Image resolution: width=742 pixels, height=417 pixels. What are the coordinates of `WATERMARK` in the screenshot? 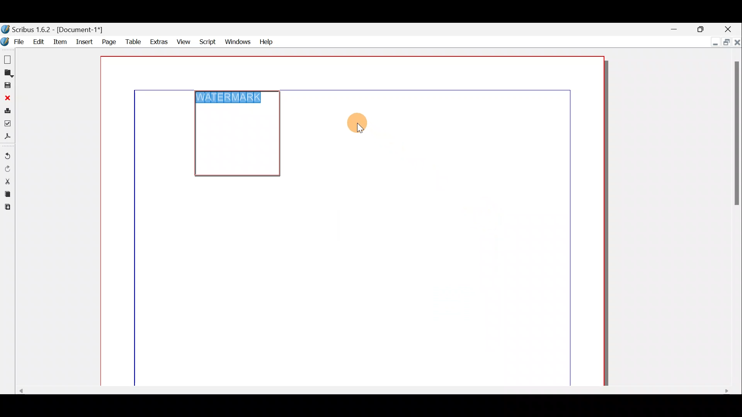 It's located at (228, 97).